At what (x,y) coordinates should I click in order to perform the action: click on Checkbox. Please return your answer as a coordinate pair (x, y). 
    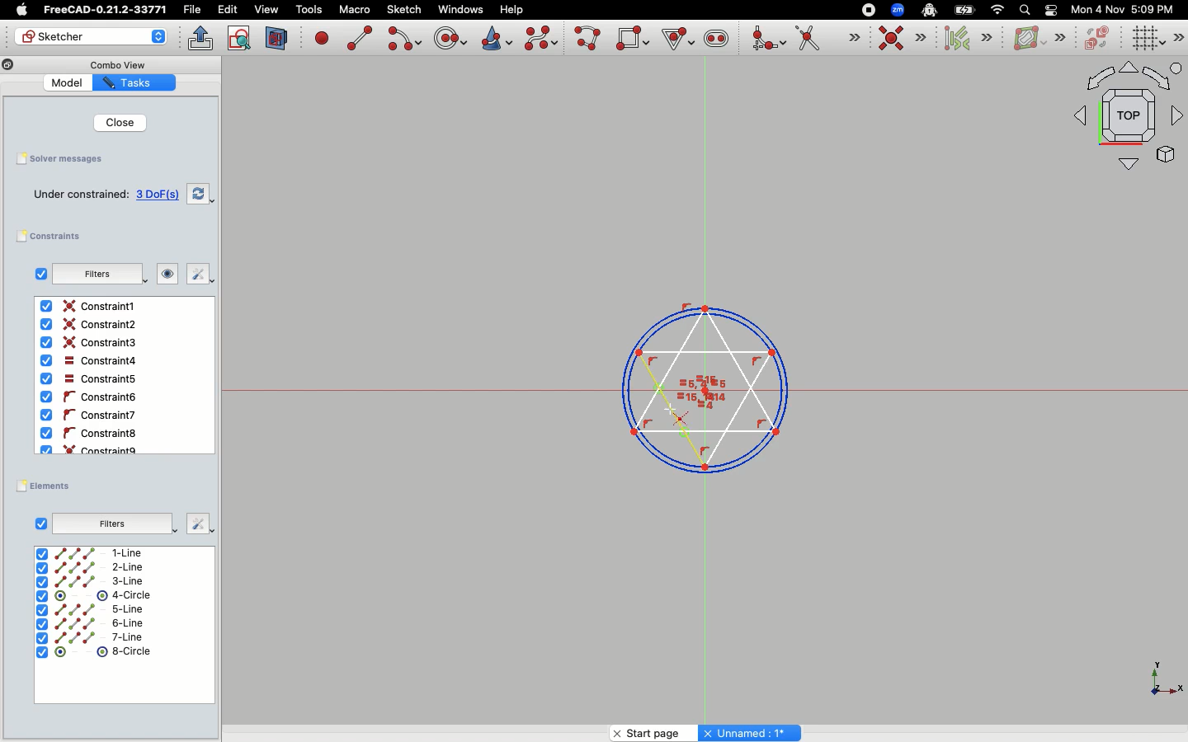
    Looking at the image, I should click on (41, 523).